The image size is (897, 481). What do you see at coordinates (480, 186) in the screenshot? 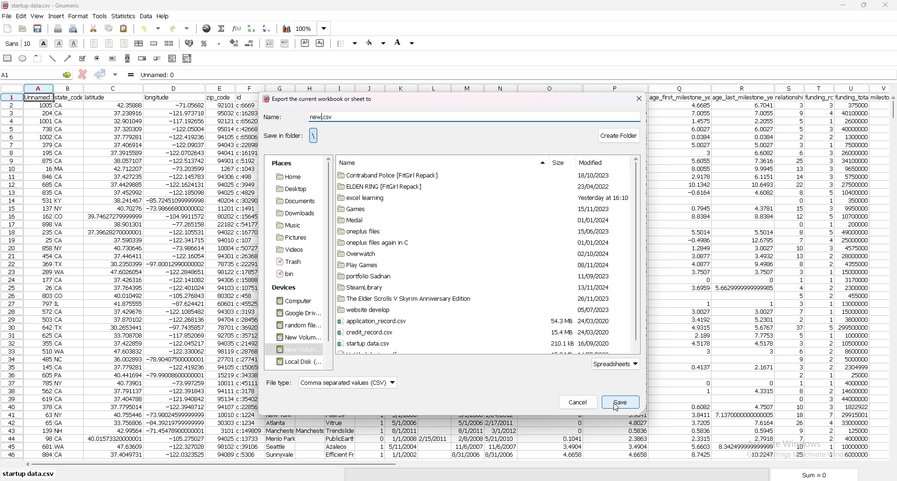
I see `folder` at bounding box center [480, 186].